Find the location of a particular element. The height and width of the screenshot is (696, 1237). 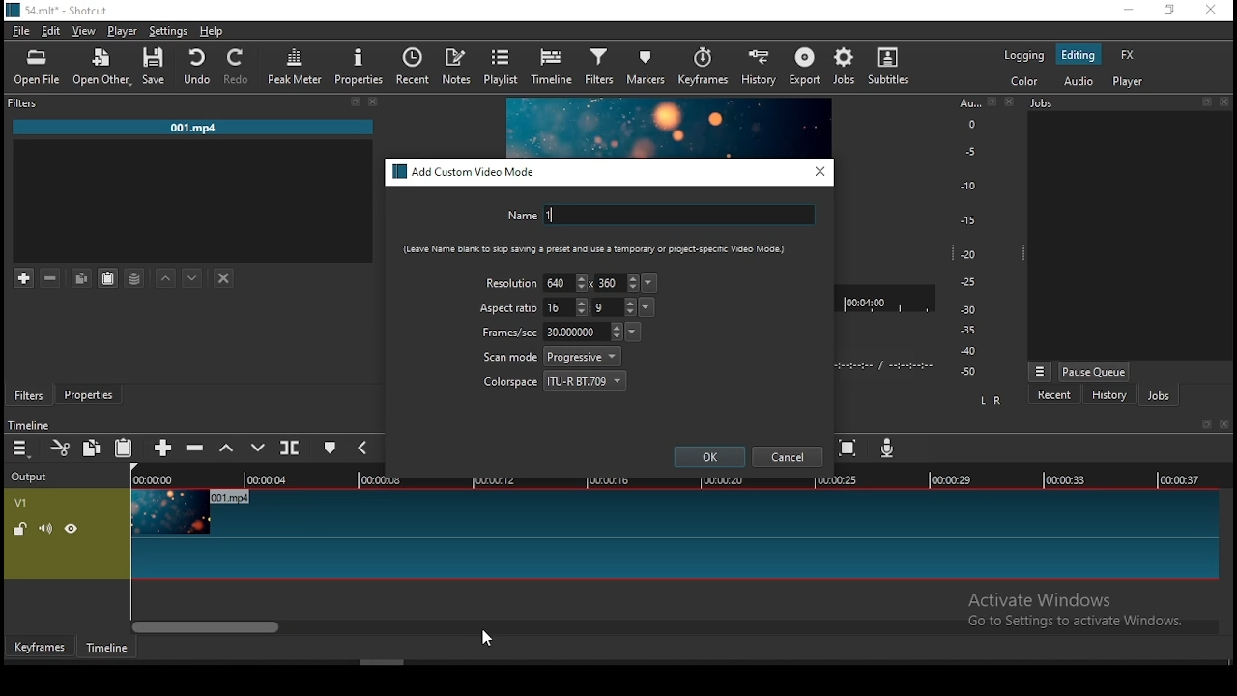

add filter is located at coordinates (24, 279).